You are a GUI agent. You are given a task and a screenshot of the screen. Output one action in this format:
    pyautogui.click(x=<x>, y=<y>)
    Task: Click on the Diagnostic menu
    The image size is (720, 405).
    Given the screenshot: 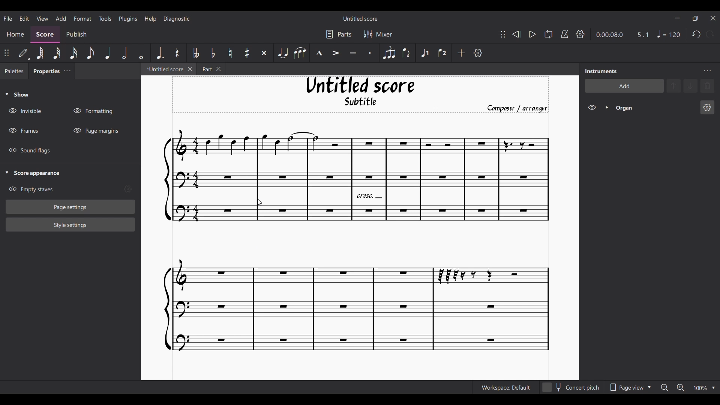 What is the action you would take?
    pyautogui.click(x=177, y=18)
    